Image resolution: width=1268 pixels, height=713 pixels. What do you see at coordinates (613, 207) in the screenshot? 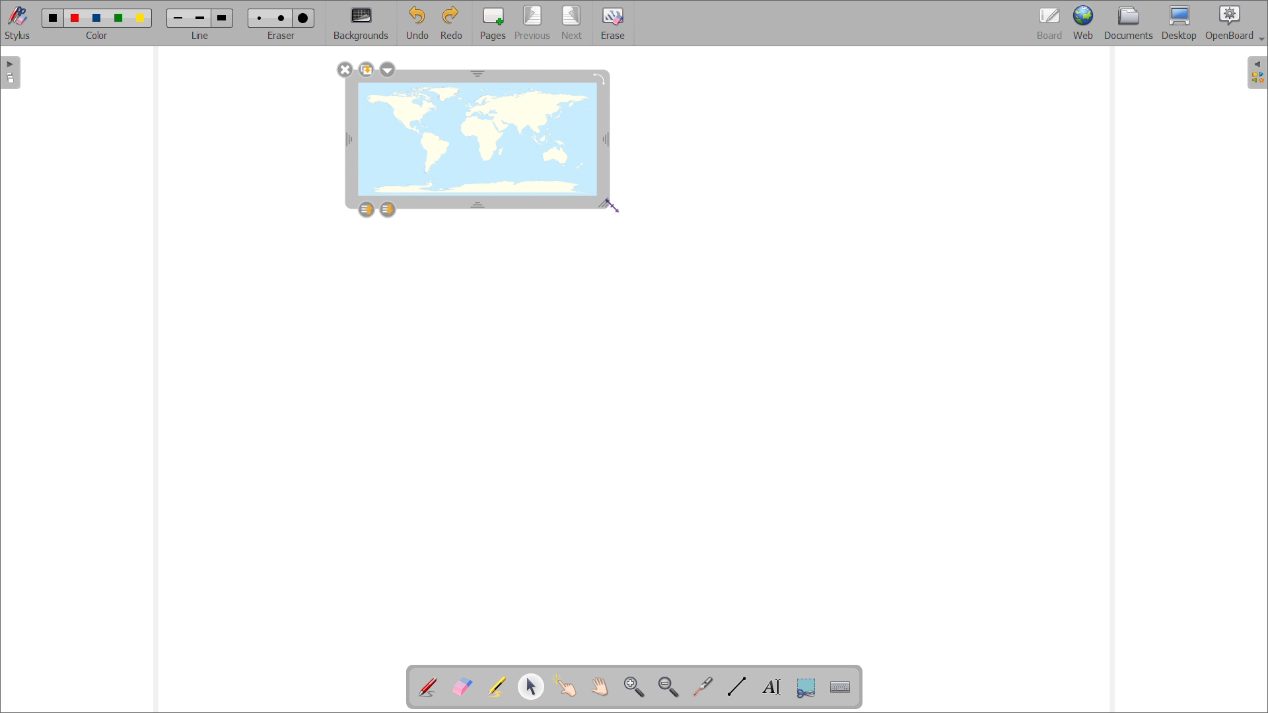
I see `cursor` at bounding box center [613, 207].